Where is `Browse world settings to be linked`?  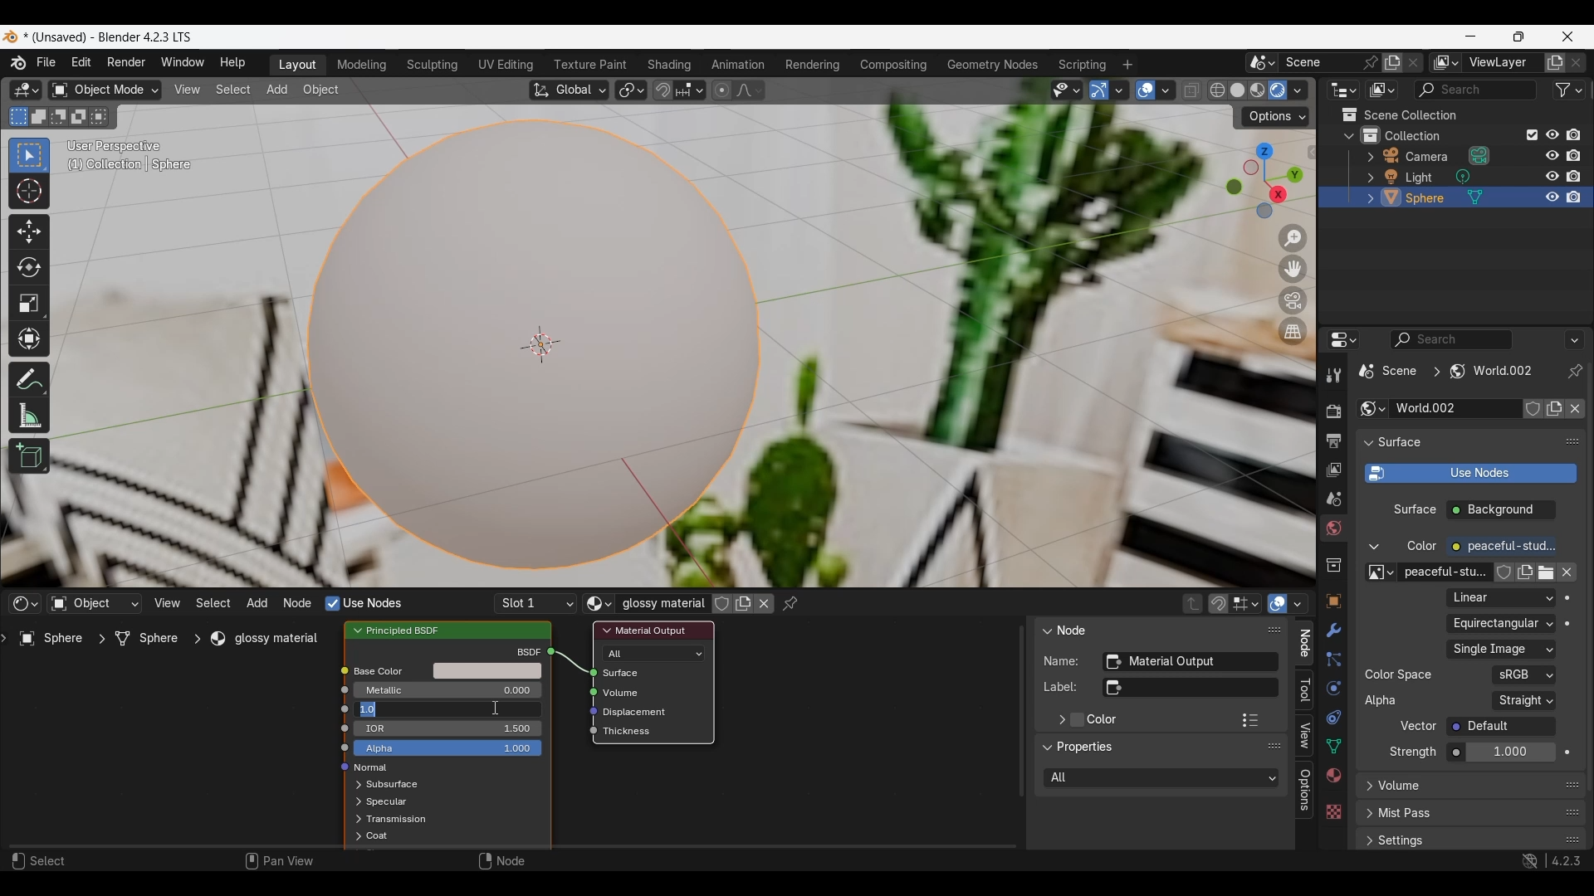
Browse world settings to be linked is located at coordinates (1372, 408).